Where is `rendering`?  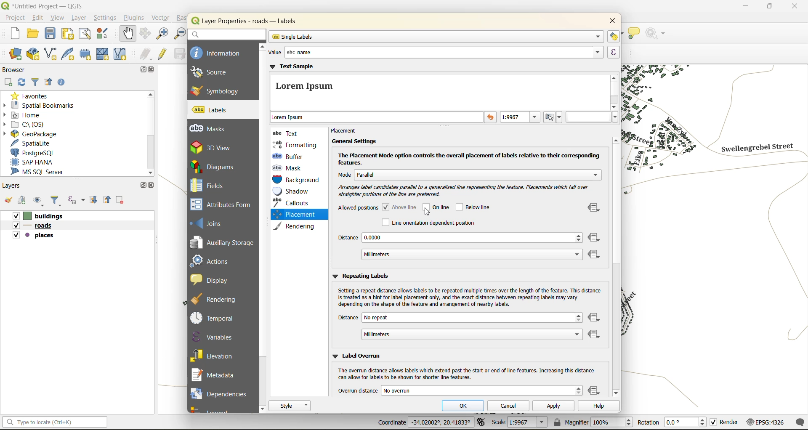 rendering is located at coordinates (219, 299).